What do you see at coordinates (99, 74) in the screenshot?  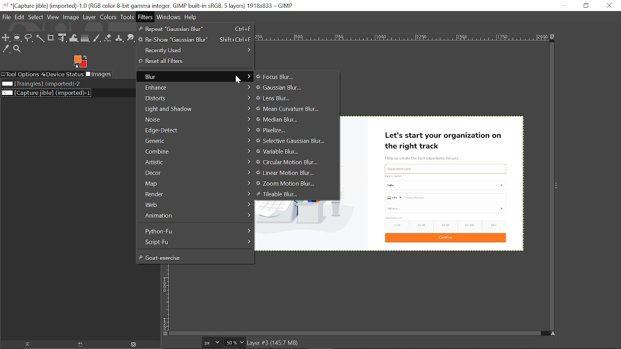 I see `Images` at bounding box center [99, 74].